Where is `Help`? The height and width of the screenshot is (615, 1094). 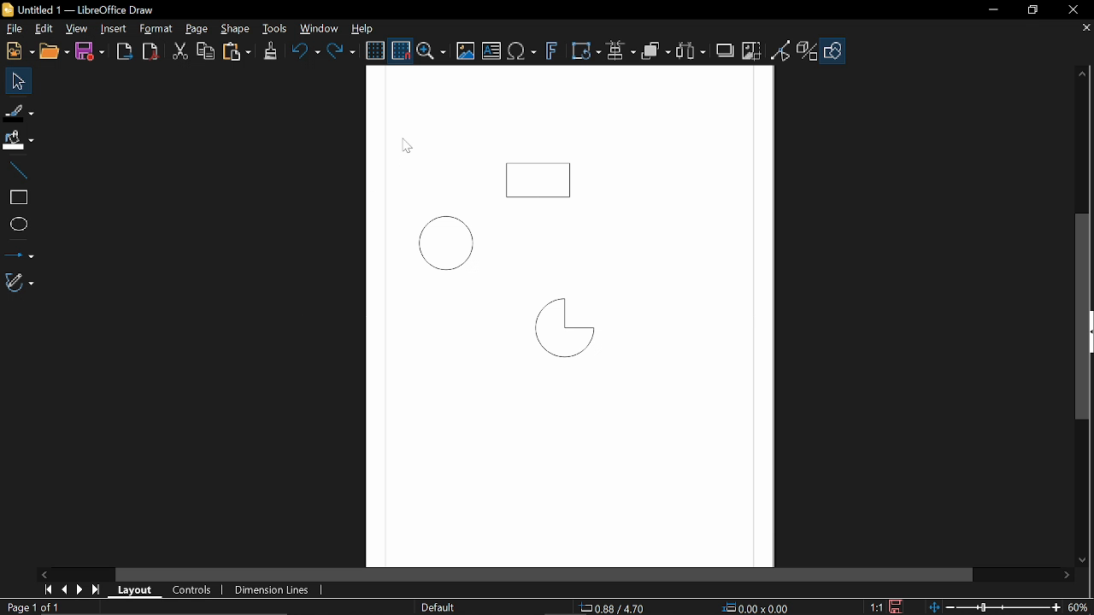 Help is located at coordinates (360, 29).